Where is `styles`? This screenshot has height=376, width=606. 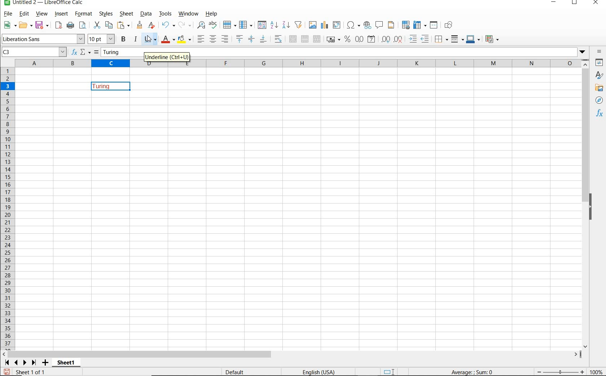 styles is located at coordinates (599, 76).